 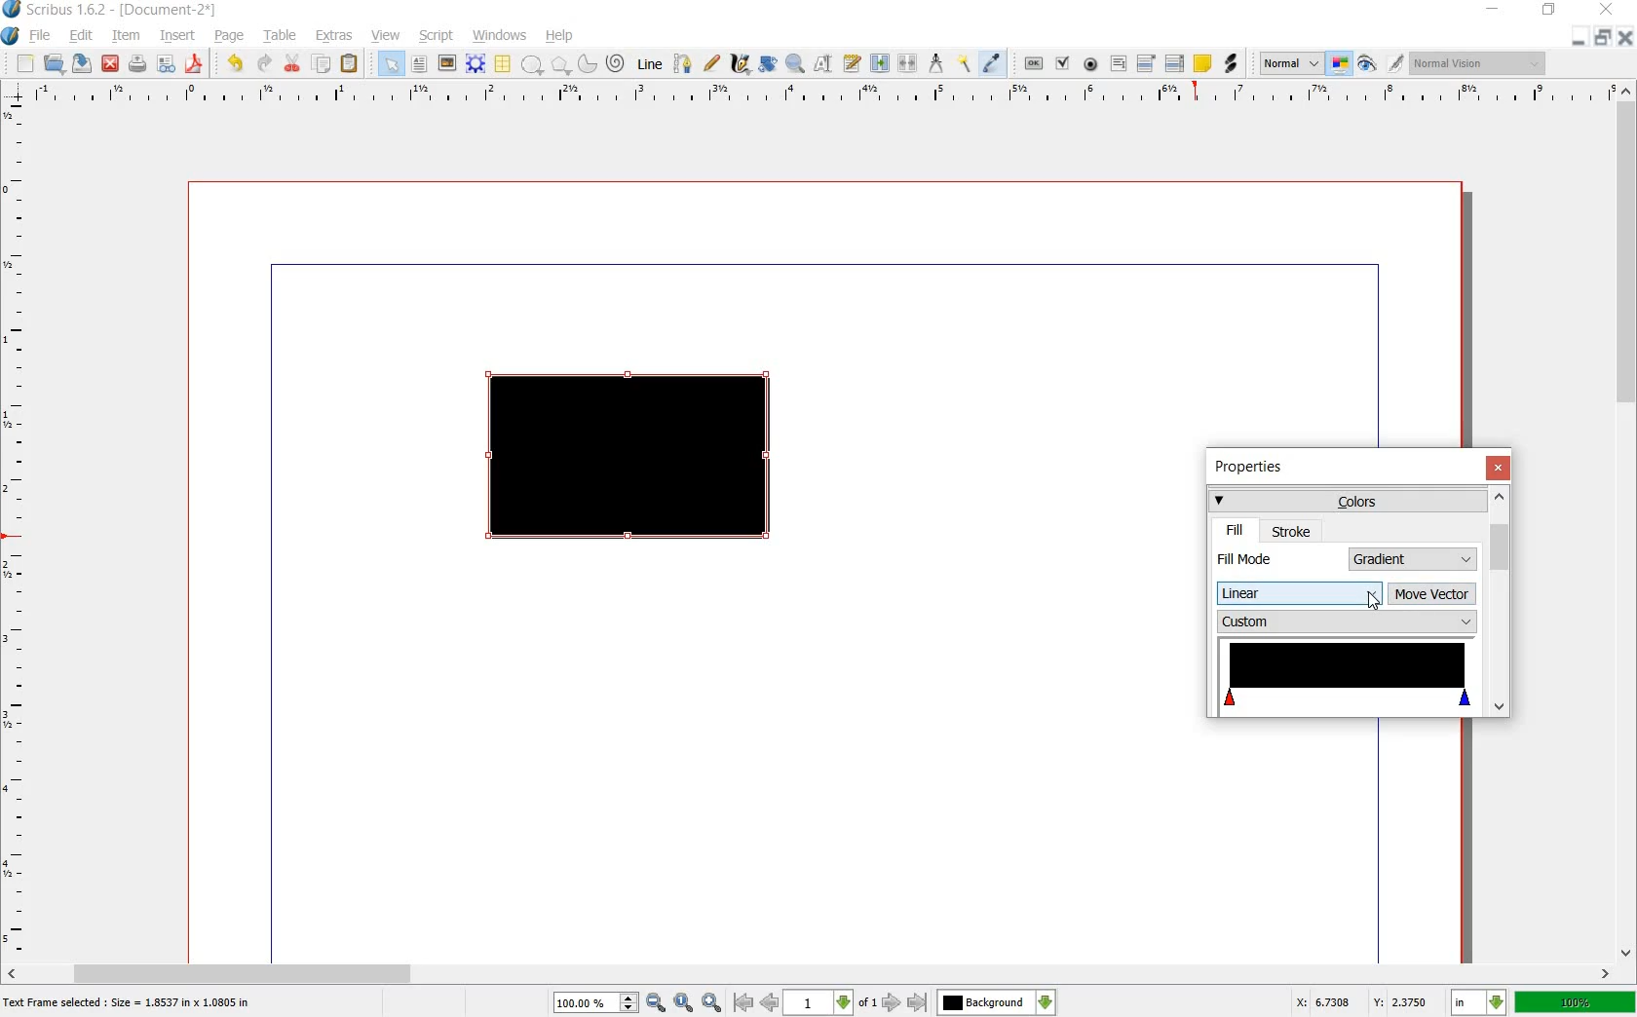 What do you see at coordinates (909, 64) in the screenshot?
I see `unlink text frame` at bounding box center [909, 64].